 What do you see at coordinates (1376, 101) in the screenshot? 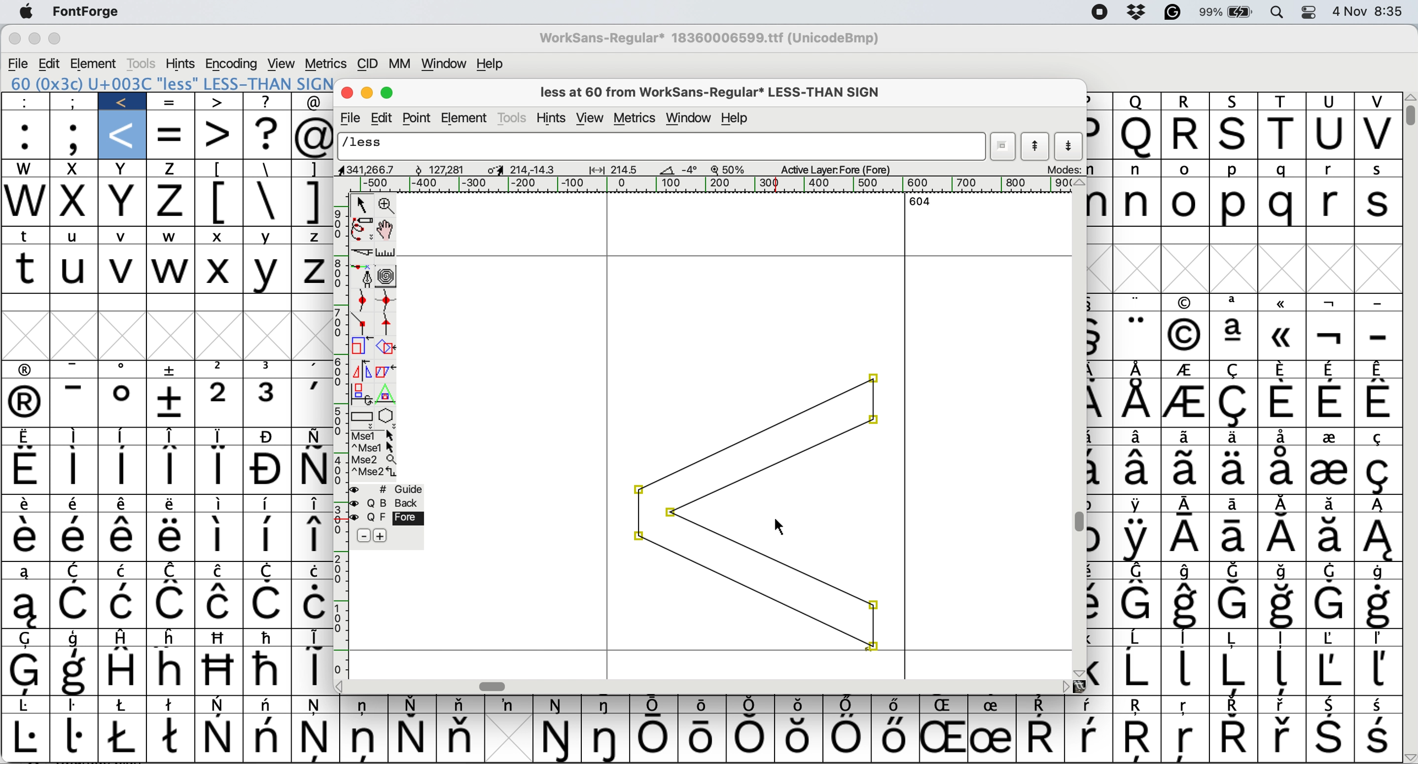
I see `v` at bounding box center [1376, 101].